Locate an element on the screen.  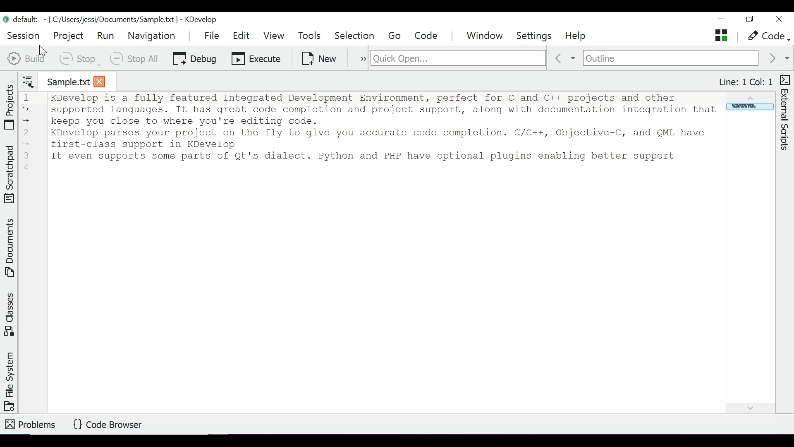
Restore is located at coordinates (751, 19).